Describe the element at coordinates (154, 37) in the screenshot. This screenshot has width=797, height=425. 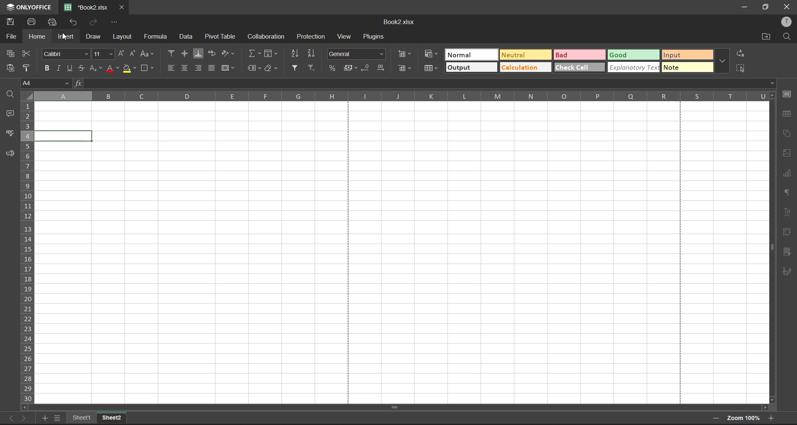
I see `formula` at that location.